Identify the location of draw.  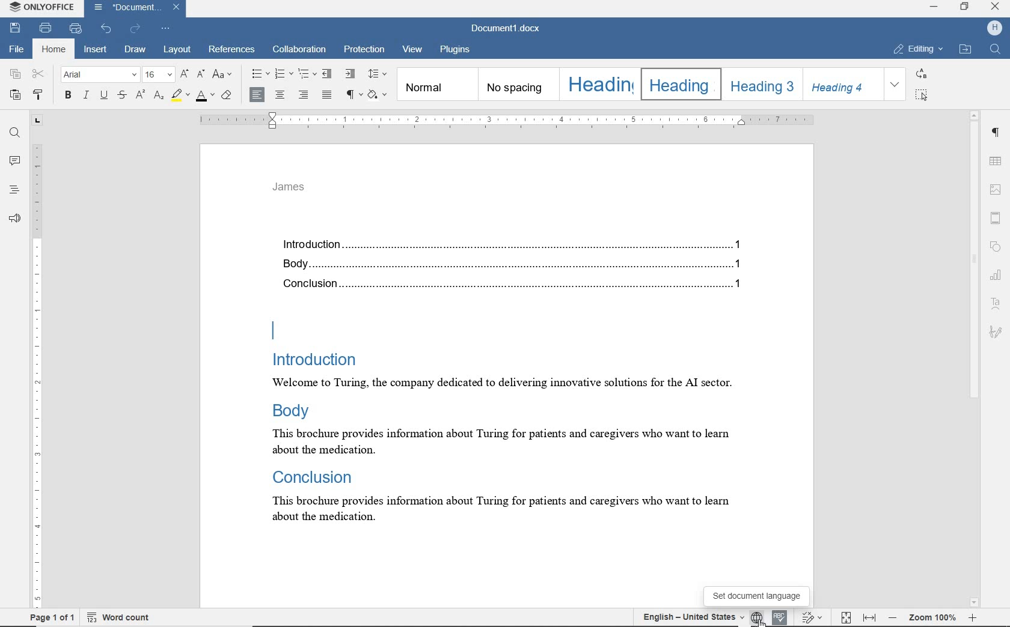
(137, 50).